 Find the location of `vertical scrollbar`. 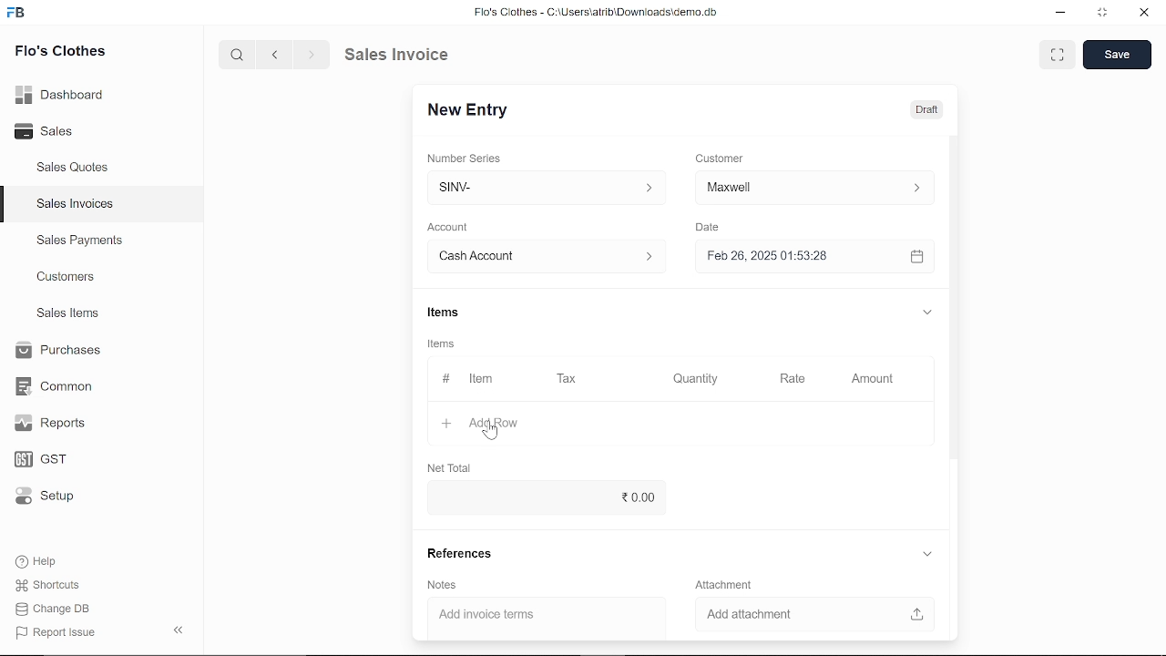

vertical scrollbar is located at coordinates (955, 300).